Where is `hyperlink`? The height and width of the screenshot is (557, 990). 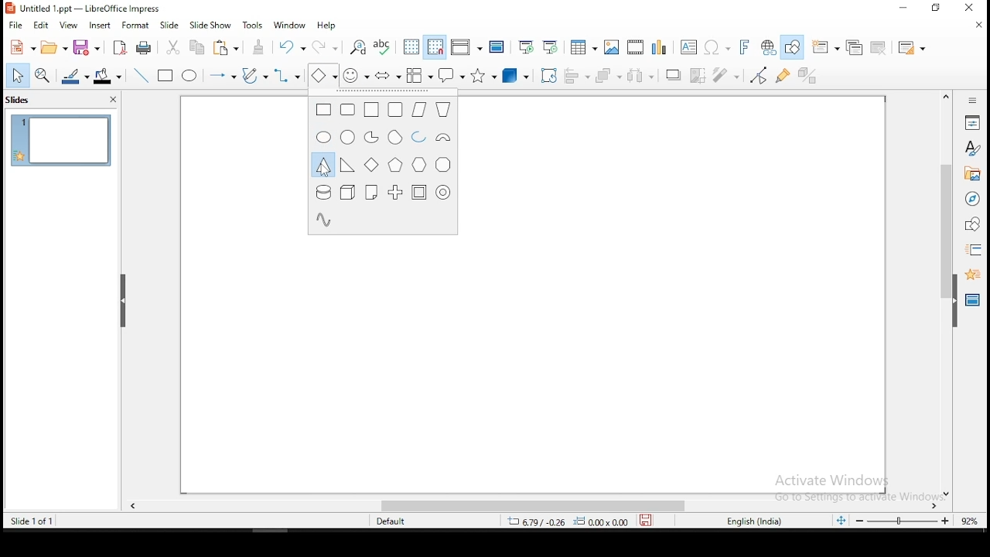 hyperlink is located at coordinates (766, 46).